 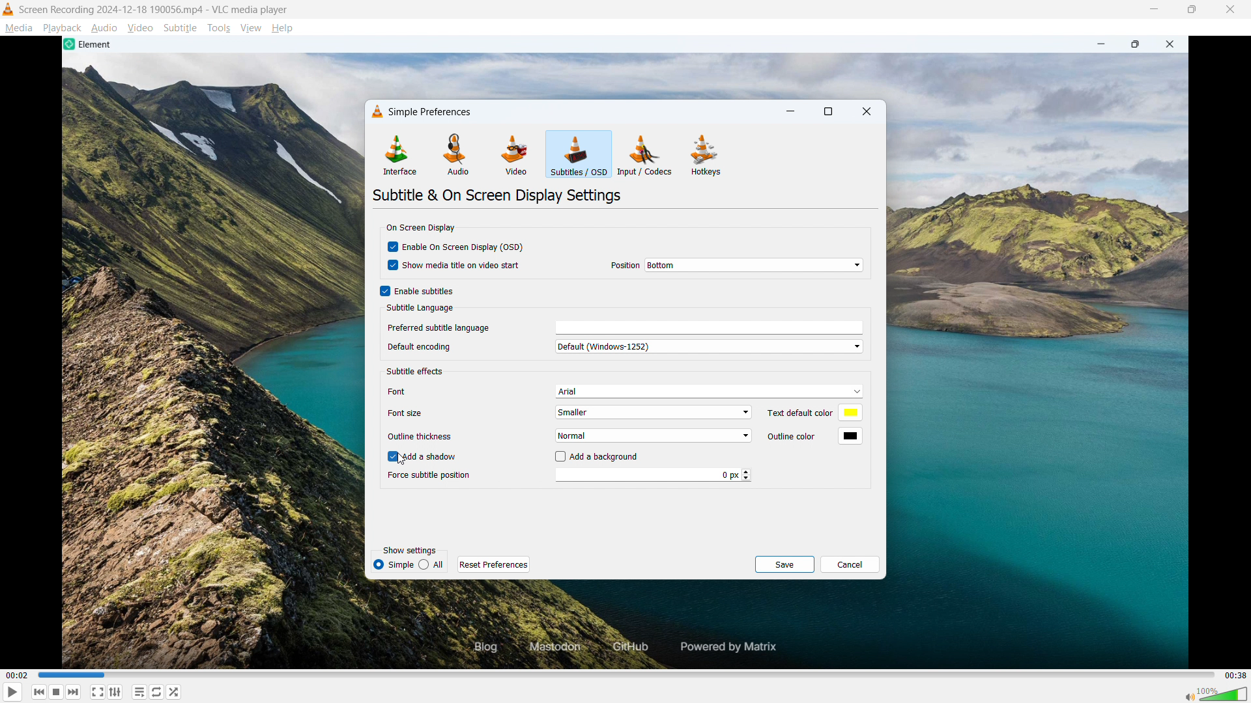 What do you see at coordinates (654, 475) in the screenshot?
I see `0px` at bounding box center [654, 475].